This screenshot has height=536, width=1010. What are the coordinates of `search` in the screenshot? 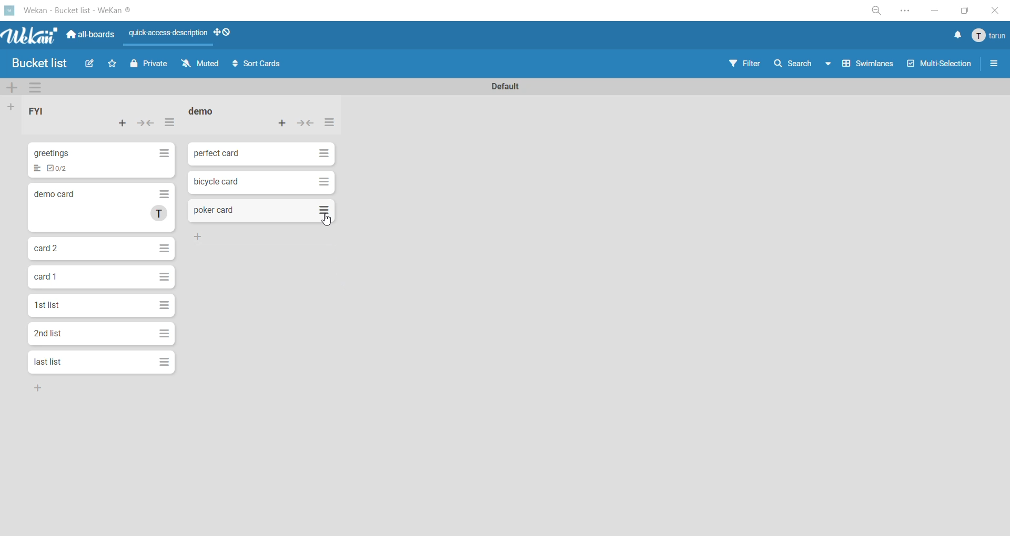 It's located at (805, 63).